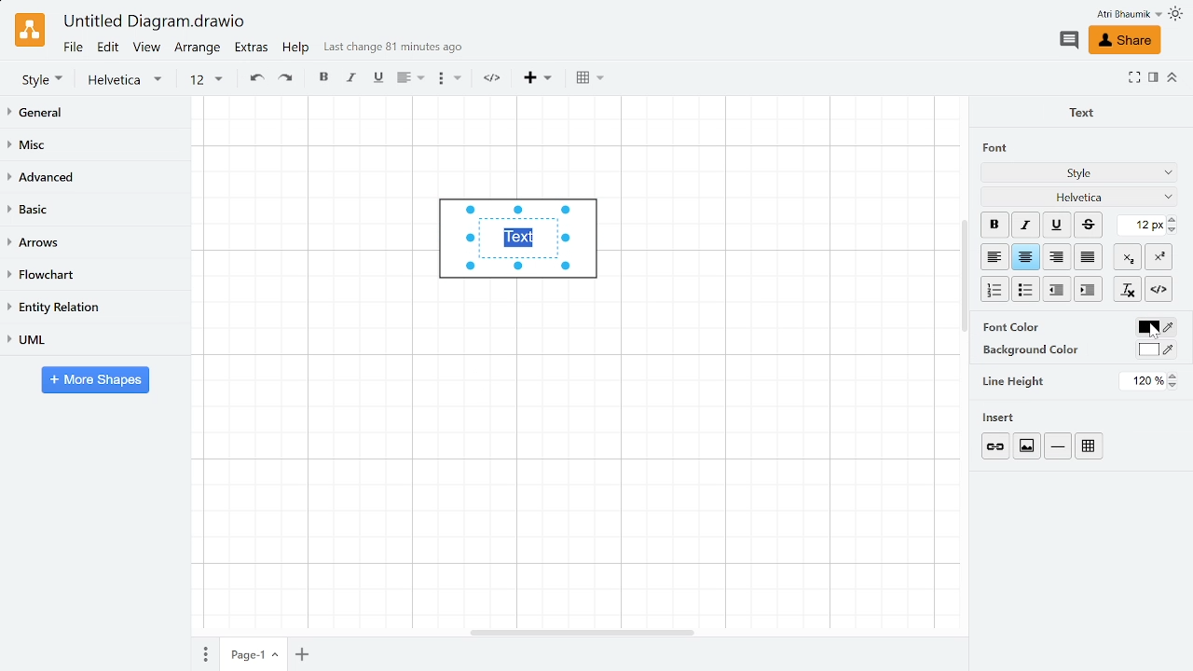 Image resolution: width=1193 pixels, height=671 pixels. What do you see at coordinates (1134, 76) in the screenshot?
I see `Expand` at bounding box center [1134, 76].